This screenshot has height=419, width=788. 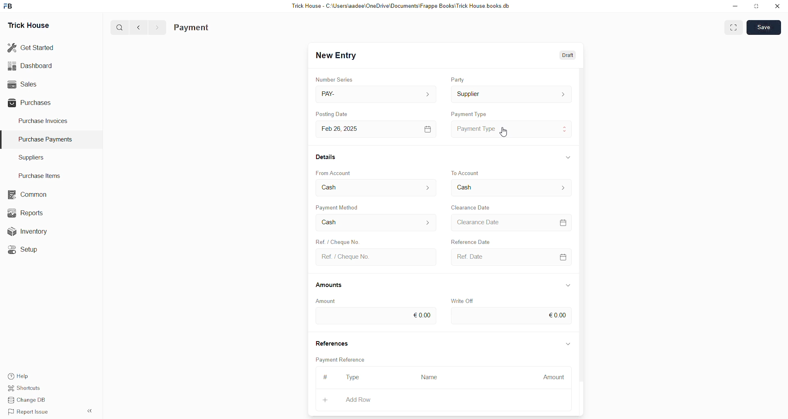 I want to click on €0.00, so click(x=375, y=317).